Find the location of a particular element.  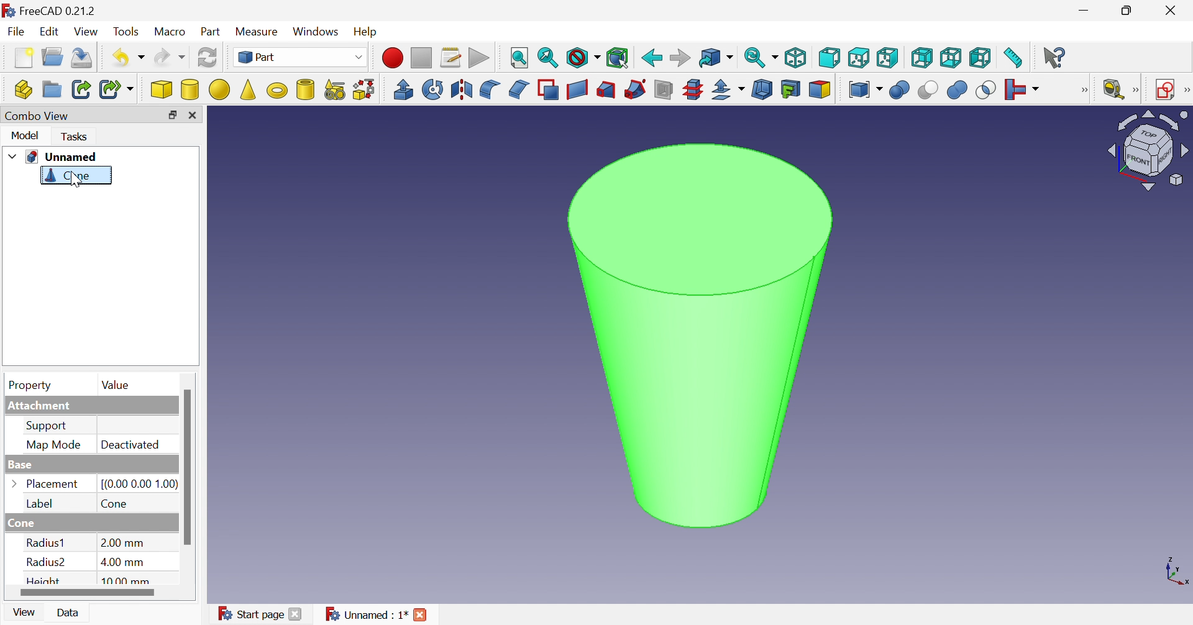

Measure liner is located at coordinates (1114, 90).